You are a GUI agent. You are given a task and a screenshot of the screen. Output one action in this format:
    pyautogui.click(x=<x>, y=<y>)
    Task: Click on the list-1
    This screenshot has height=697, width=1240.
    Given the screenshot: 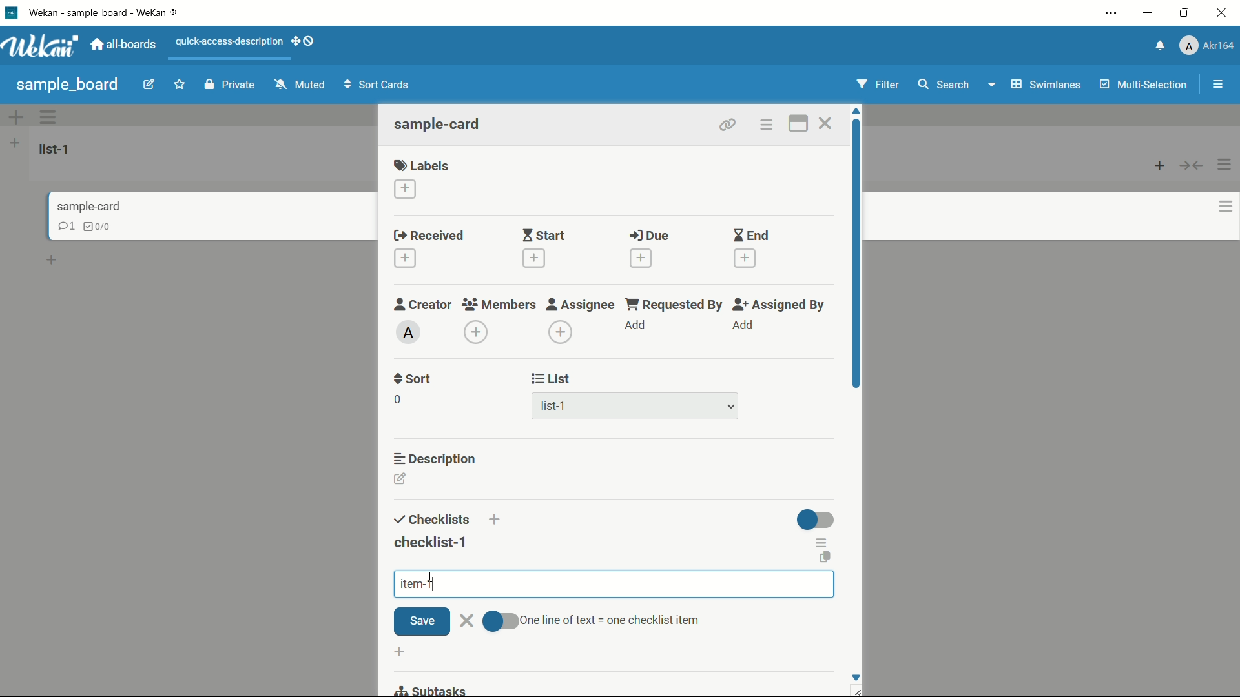 What is the action you would take?
    pyautogui.click(x=553, y=407)
    